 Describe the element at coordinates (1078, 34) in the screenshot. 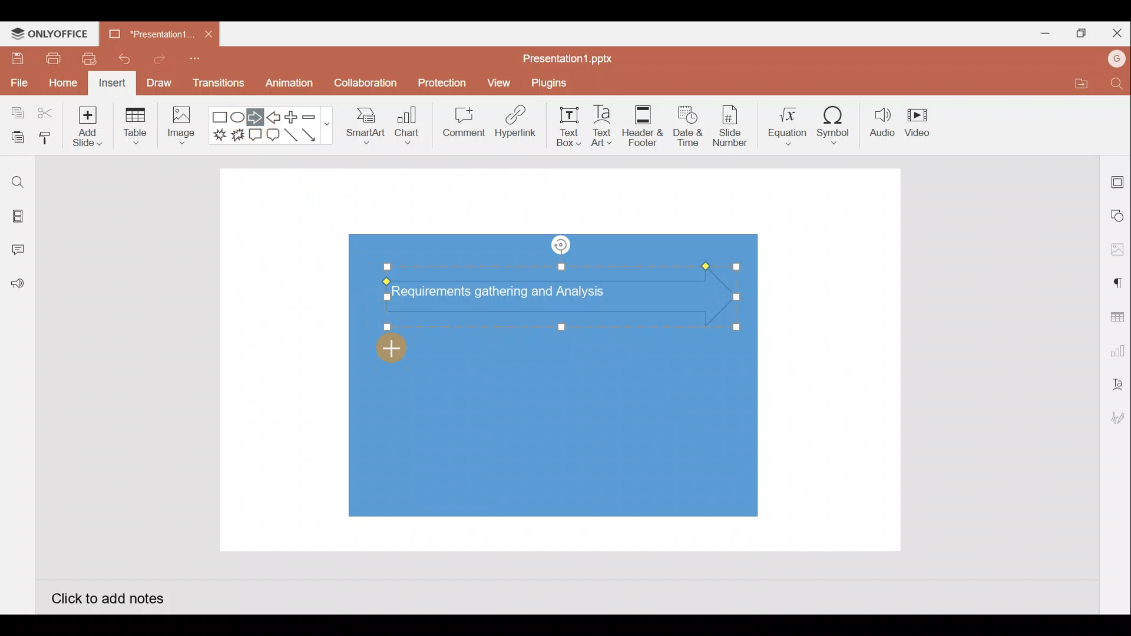

I see `Maximise` at that location.